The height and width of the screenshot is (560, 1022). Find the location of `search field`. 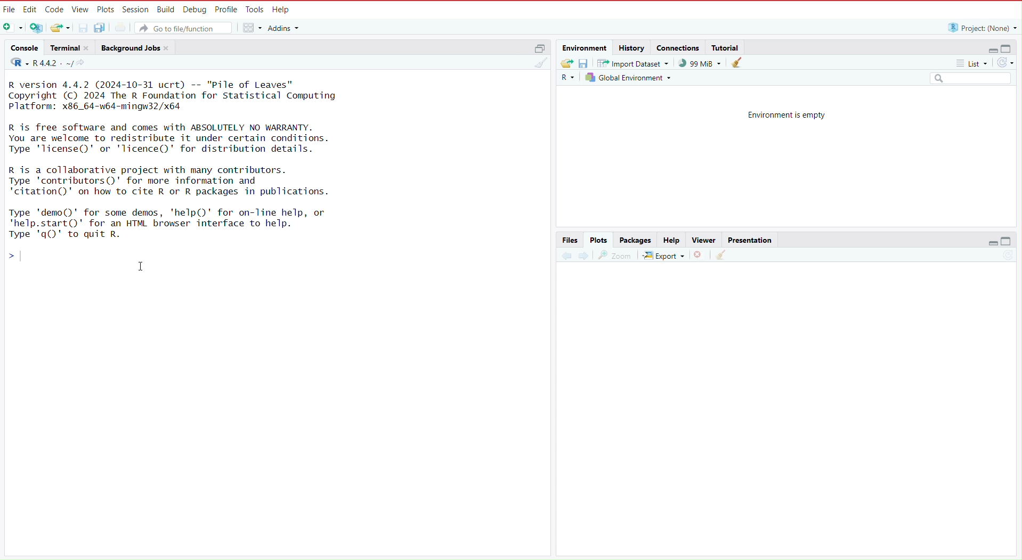

search field is located at coordinates (972, 79).